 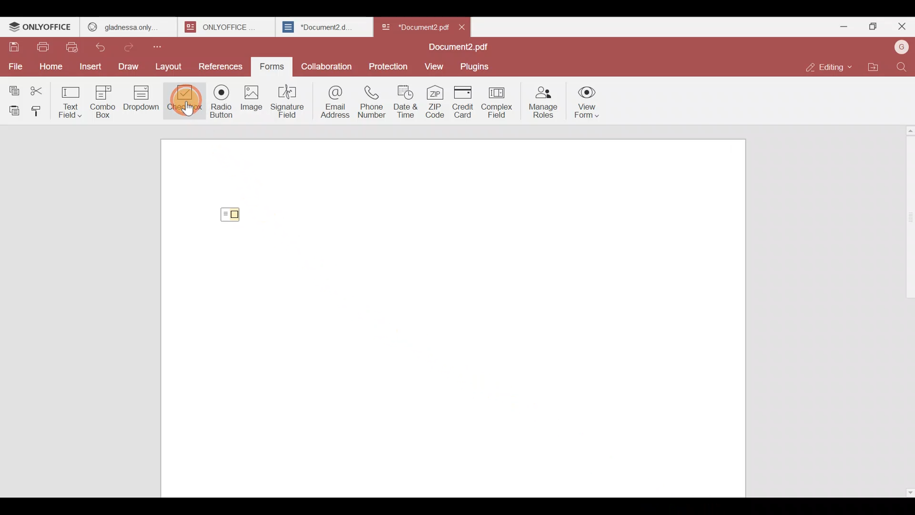 I want to click on References, so click(x=221, y=66).